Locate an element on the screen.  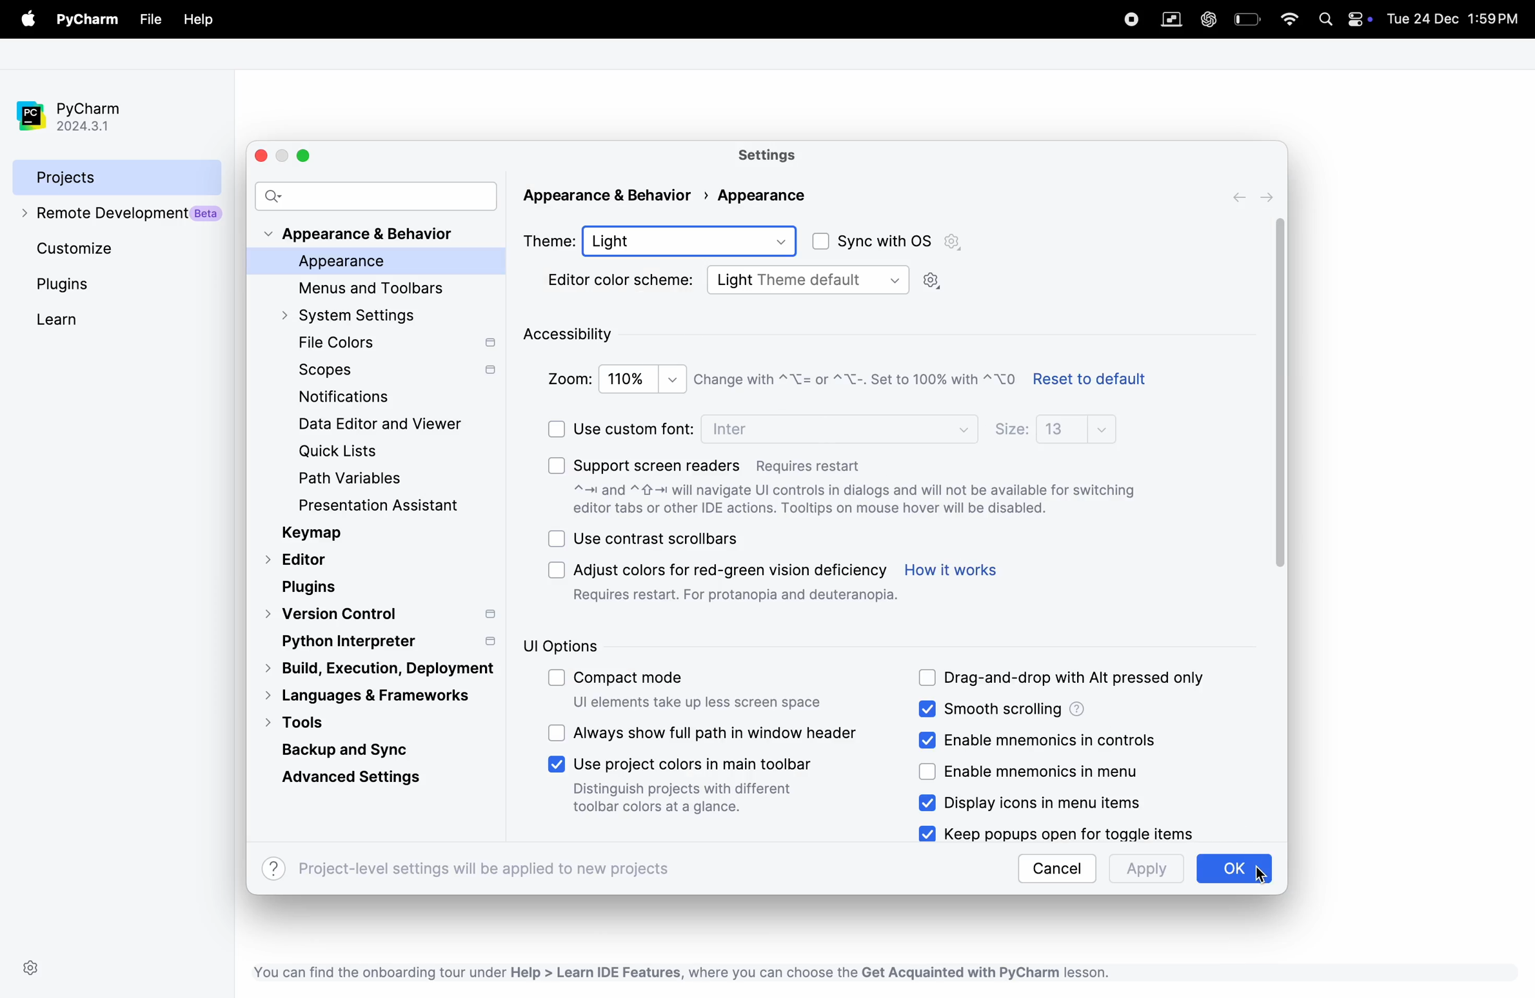
maximize is located at coordinates (308, 155).